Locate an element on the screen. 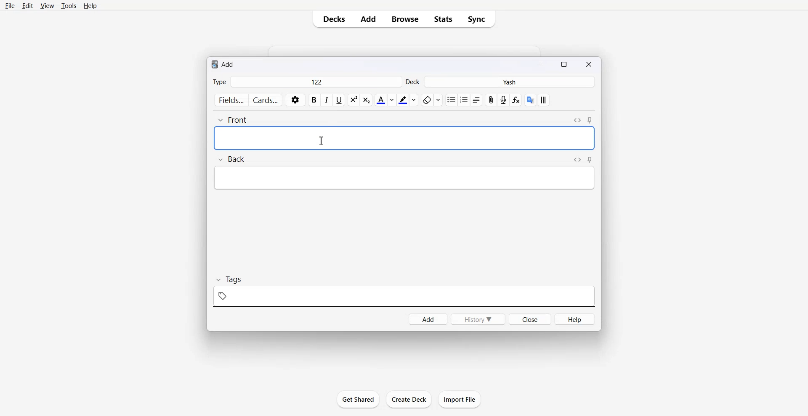 This screenshot has width=808, height=416. Text is located at coordinates (223, 64).